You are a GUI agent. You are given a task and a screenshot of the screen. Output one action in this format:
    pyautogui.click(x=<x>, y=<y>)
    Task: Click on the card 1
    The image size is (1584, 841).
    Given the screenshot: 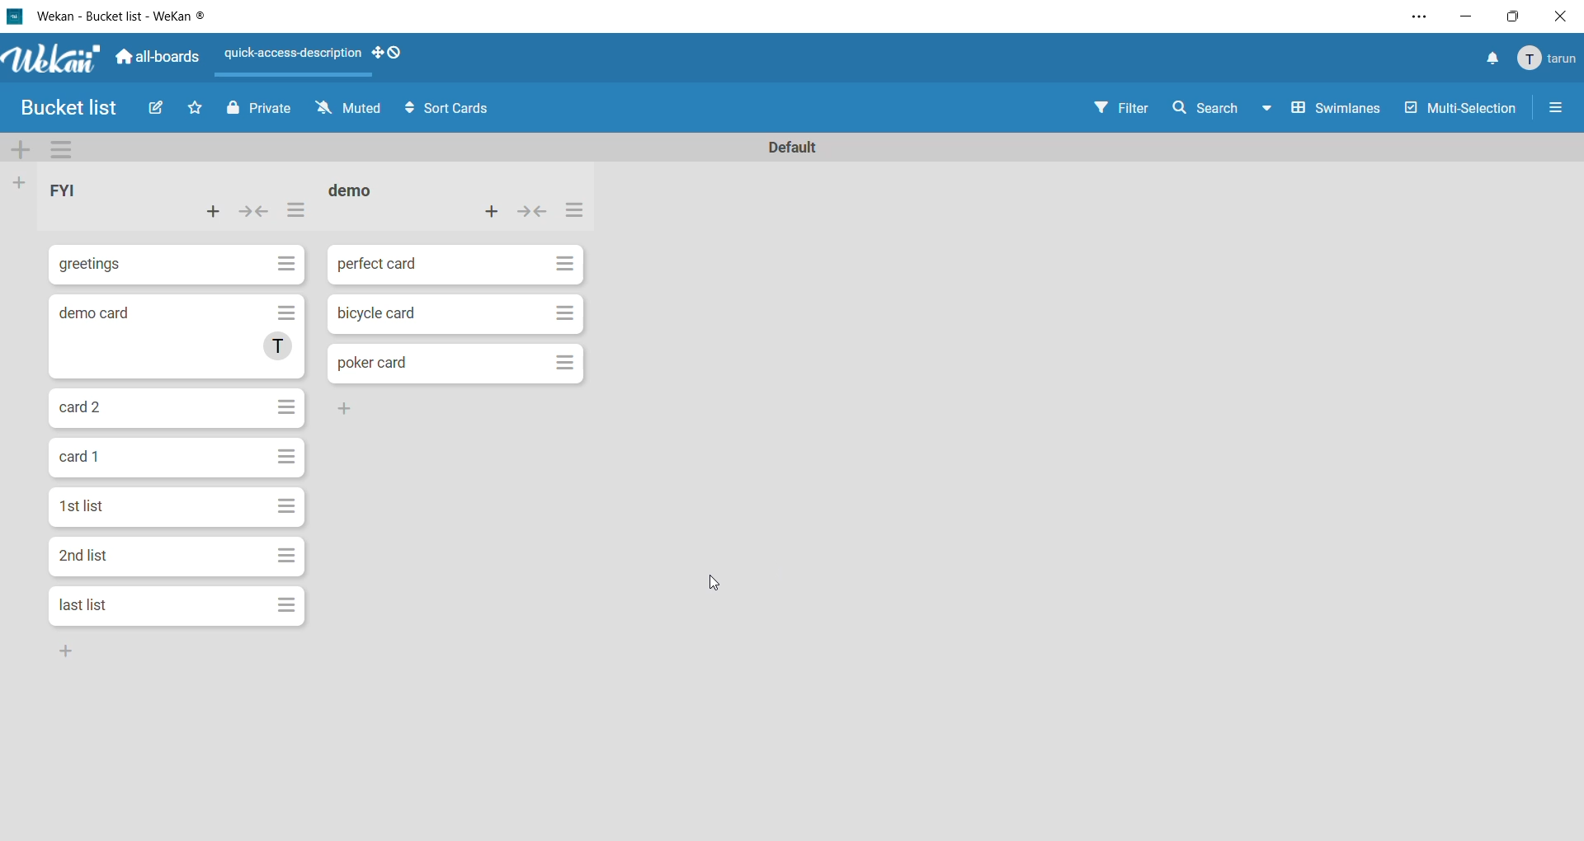 What is the action you would take?
    pyautogui.click(x=176, y=458)
    